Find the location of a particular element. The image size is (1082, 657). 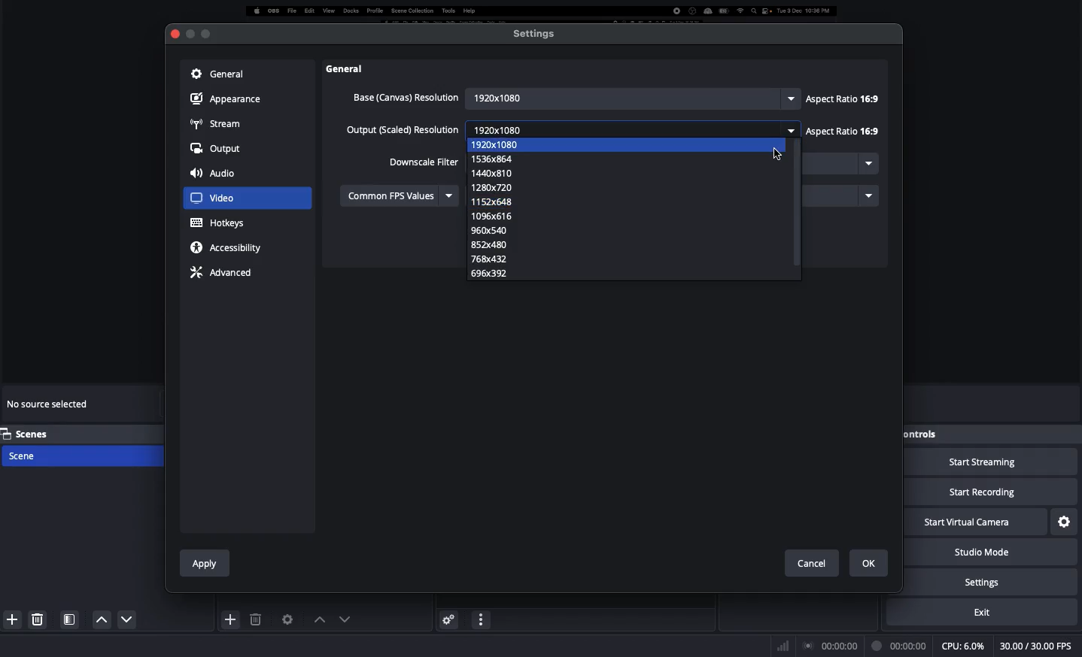

1152x648 is located at coordinates (496, 204).